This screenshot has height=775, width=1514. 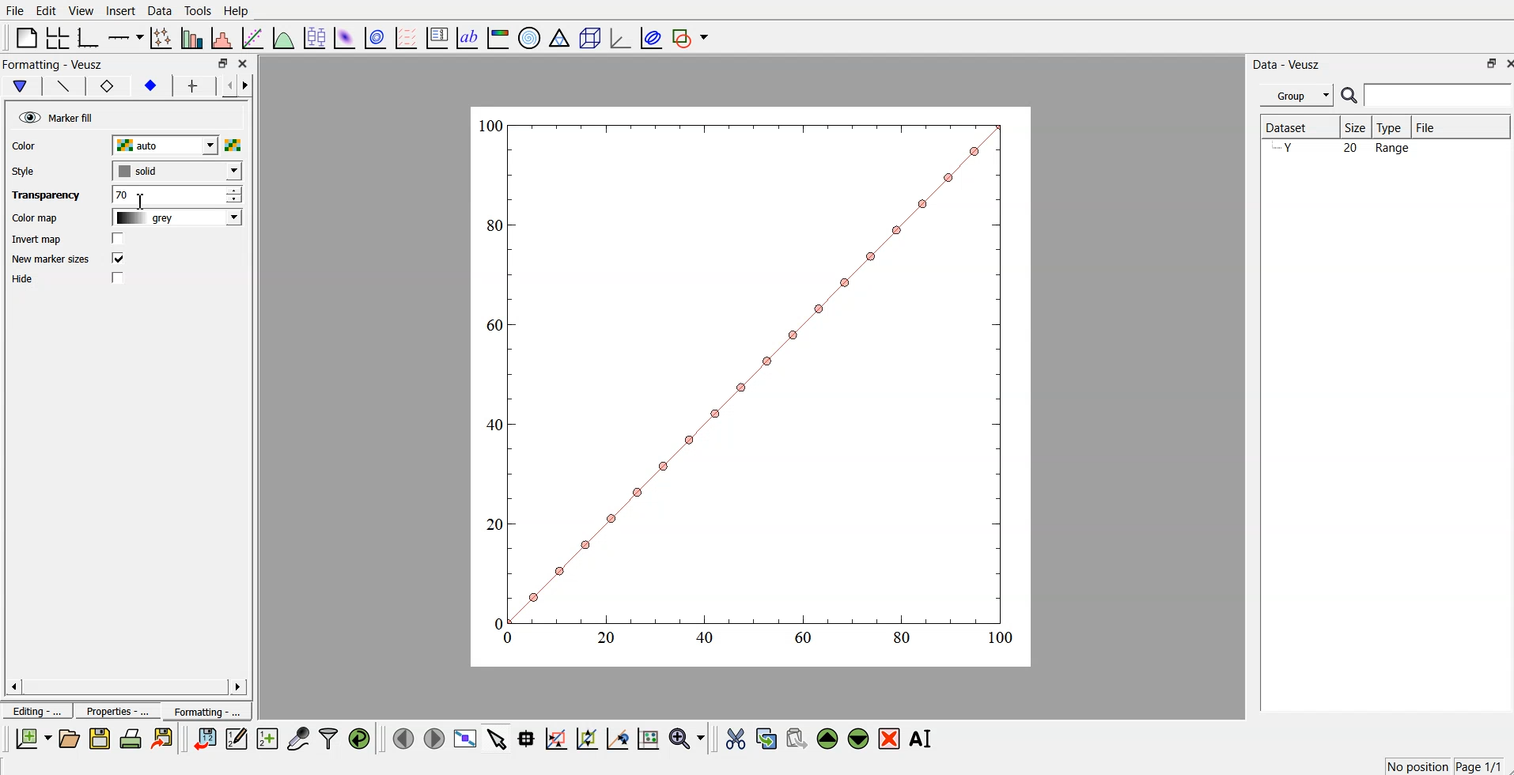 What do you see at coordinates (1461, 127) in the screenshot?
I see `File` at bounding box center [1461, 127].